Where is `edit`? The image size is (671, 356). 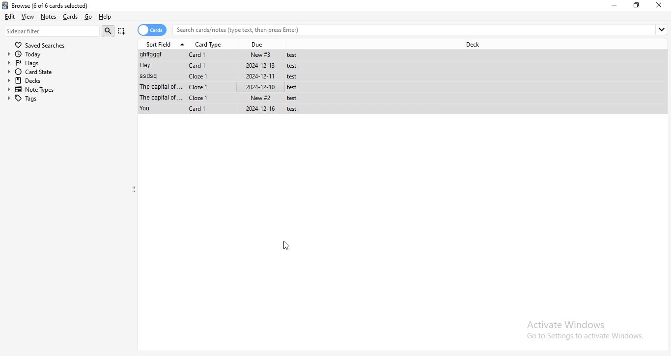 edit is located at coordinates (10, 17).